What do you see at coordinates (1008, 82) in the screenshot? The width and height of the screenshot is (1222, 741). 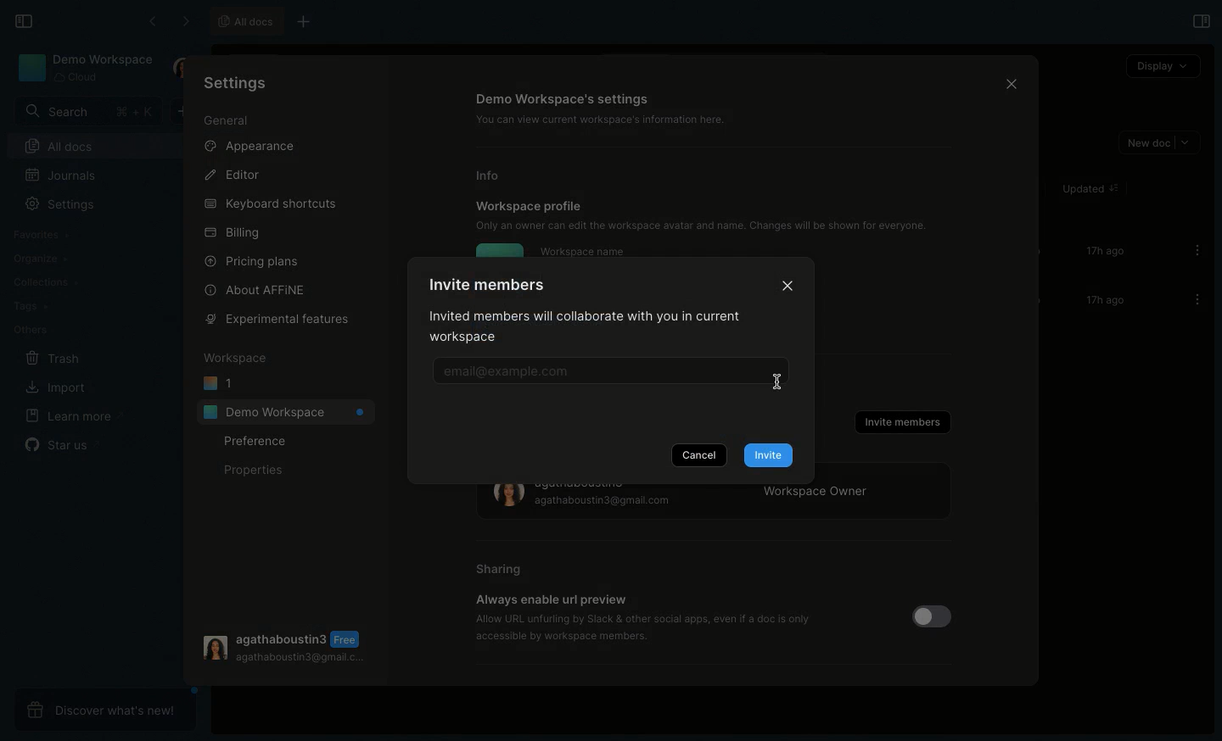 I see `Close icon` at bounding box center [1008, 82].